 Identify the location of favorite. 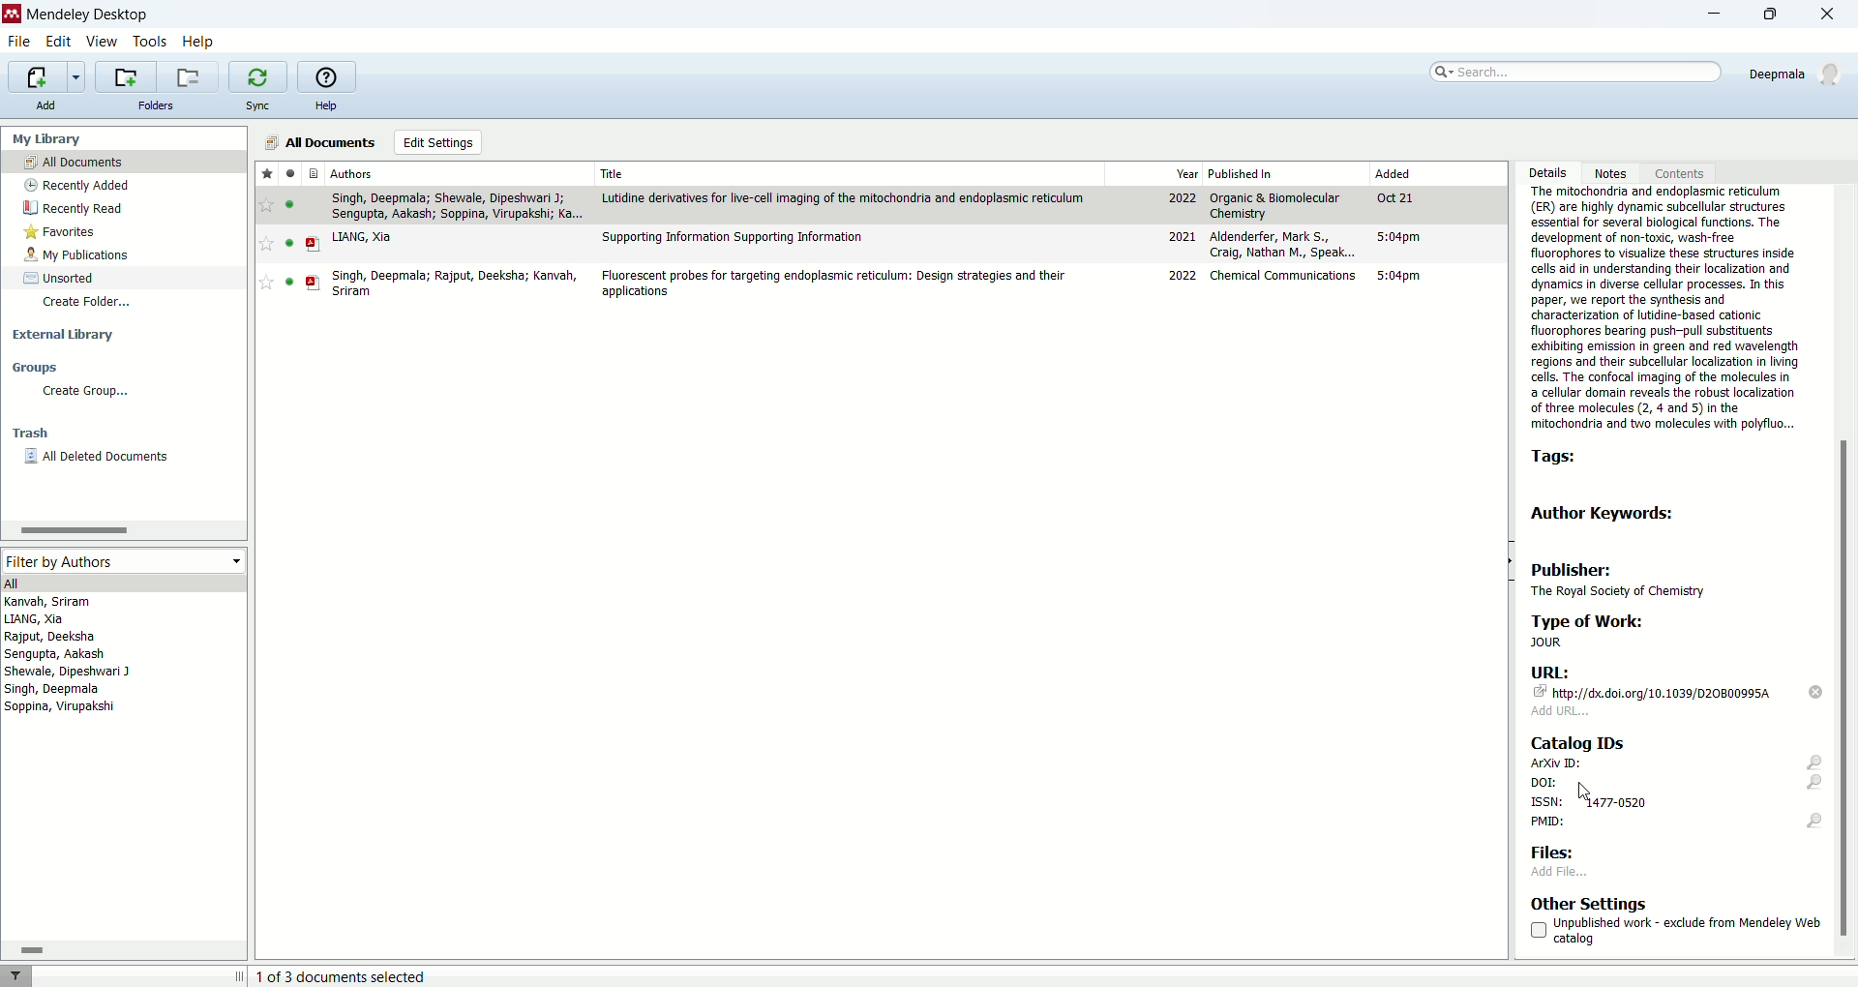
(267, 205).